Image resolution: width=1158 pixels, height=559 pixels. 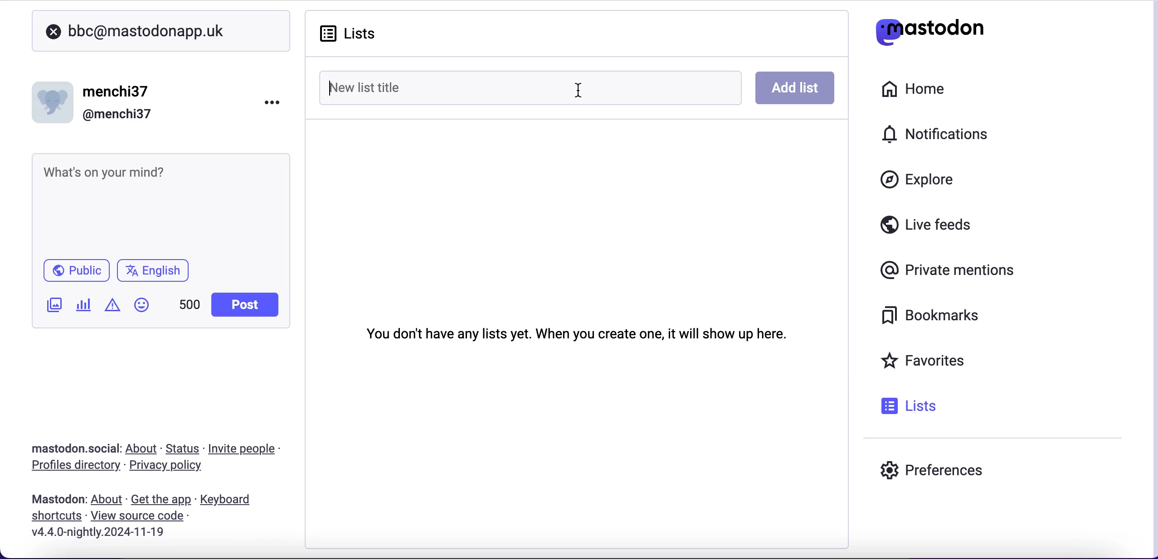 I want to click on privacy policy, so click(x=174, y=467).